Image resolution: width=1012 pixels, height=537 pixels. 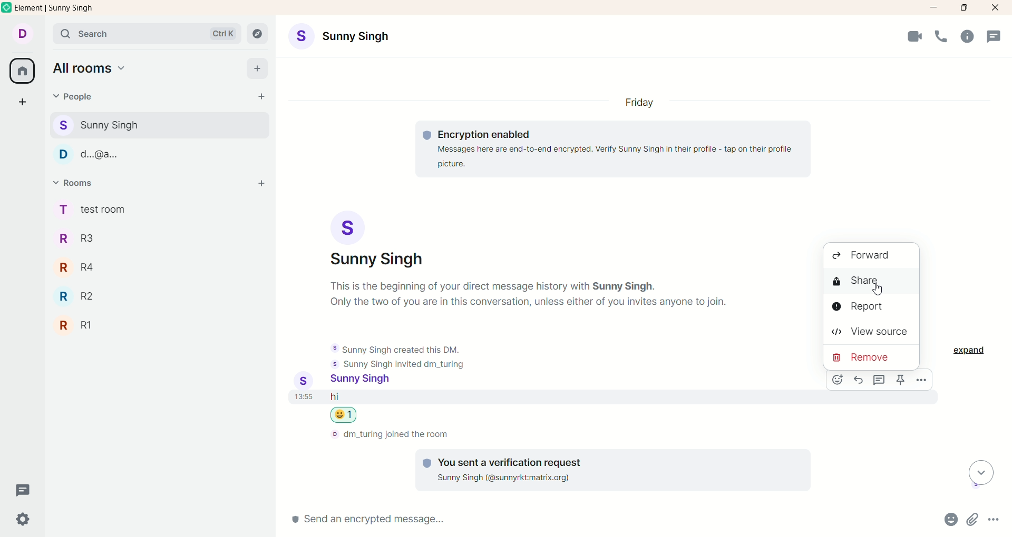 What do you see at coordinates (79, 270) in the screenshot?
I see `R4` at bounding box center [79, 270].